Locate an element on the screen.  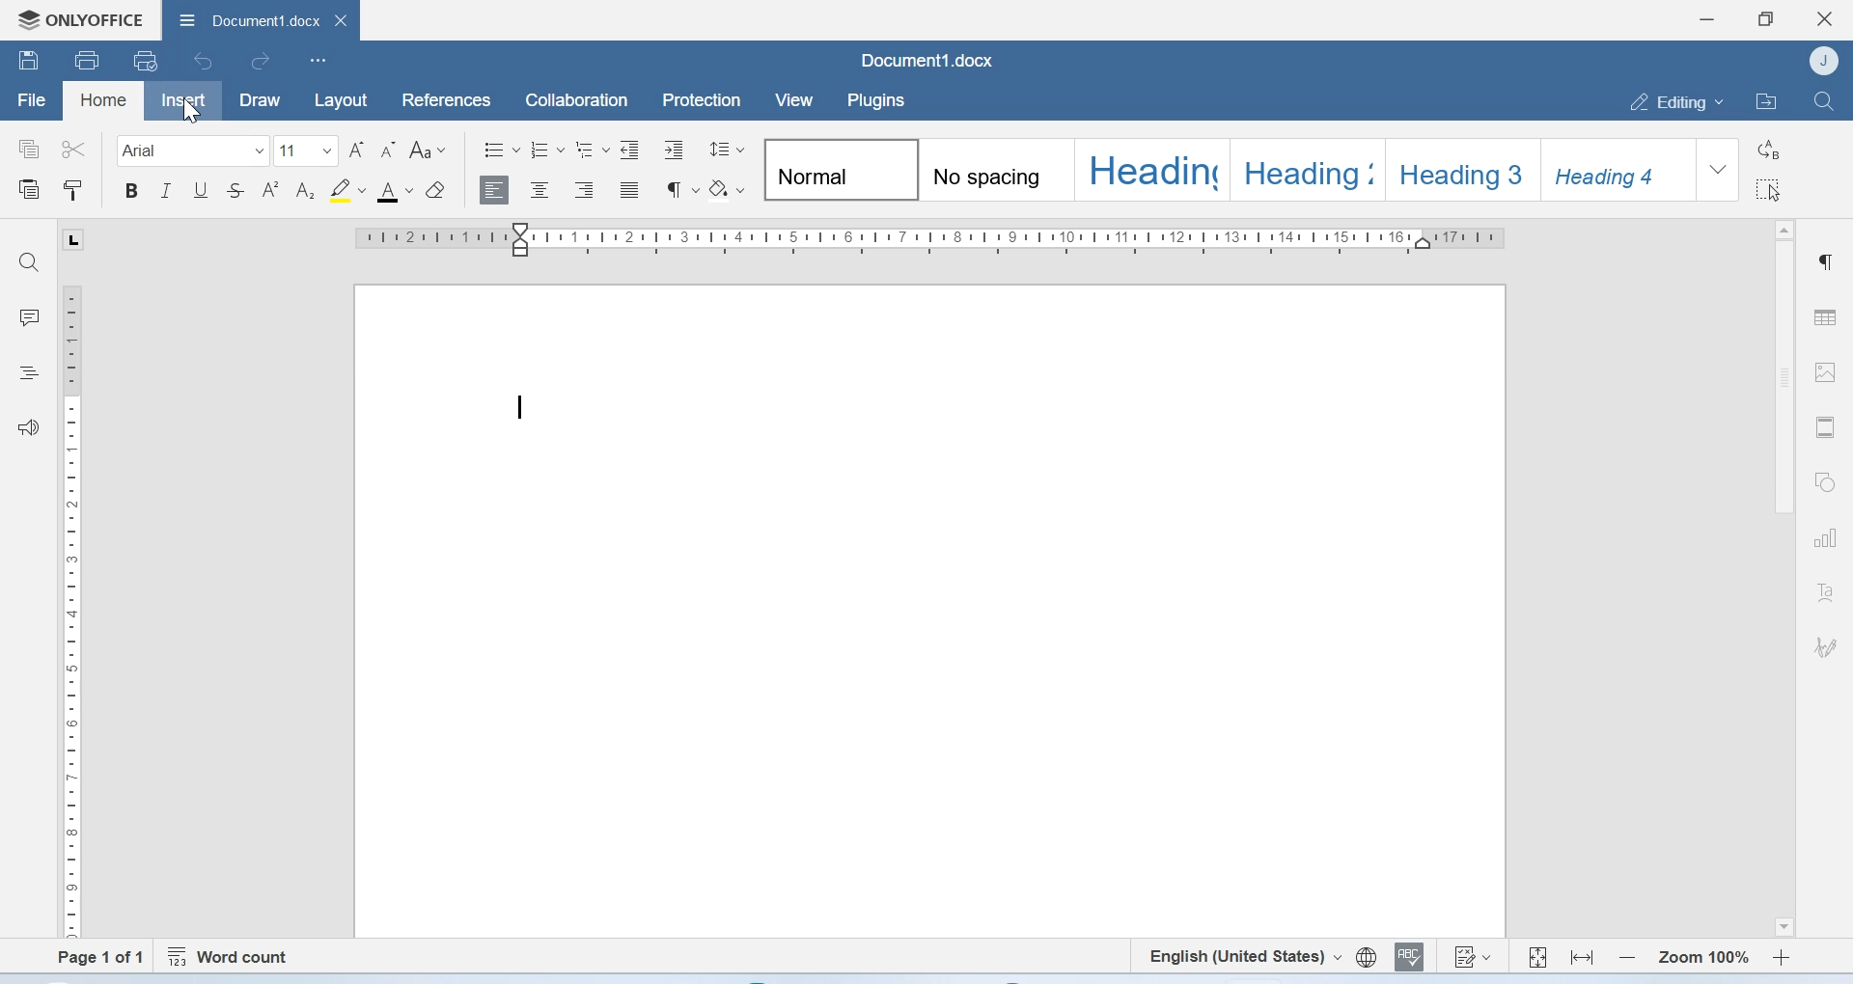
Page is located at coordinates (929, 613).